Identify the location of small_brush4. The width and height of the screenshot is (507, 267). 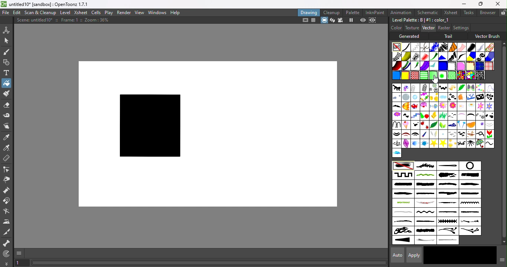
(425, 221).